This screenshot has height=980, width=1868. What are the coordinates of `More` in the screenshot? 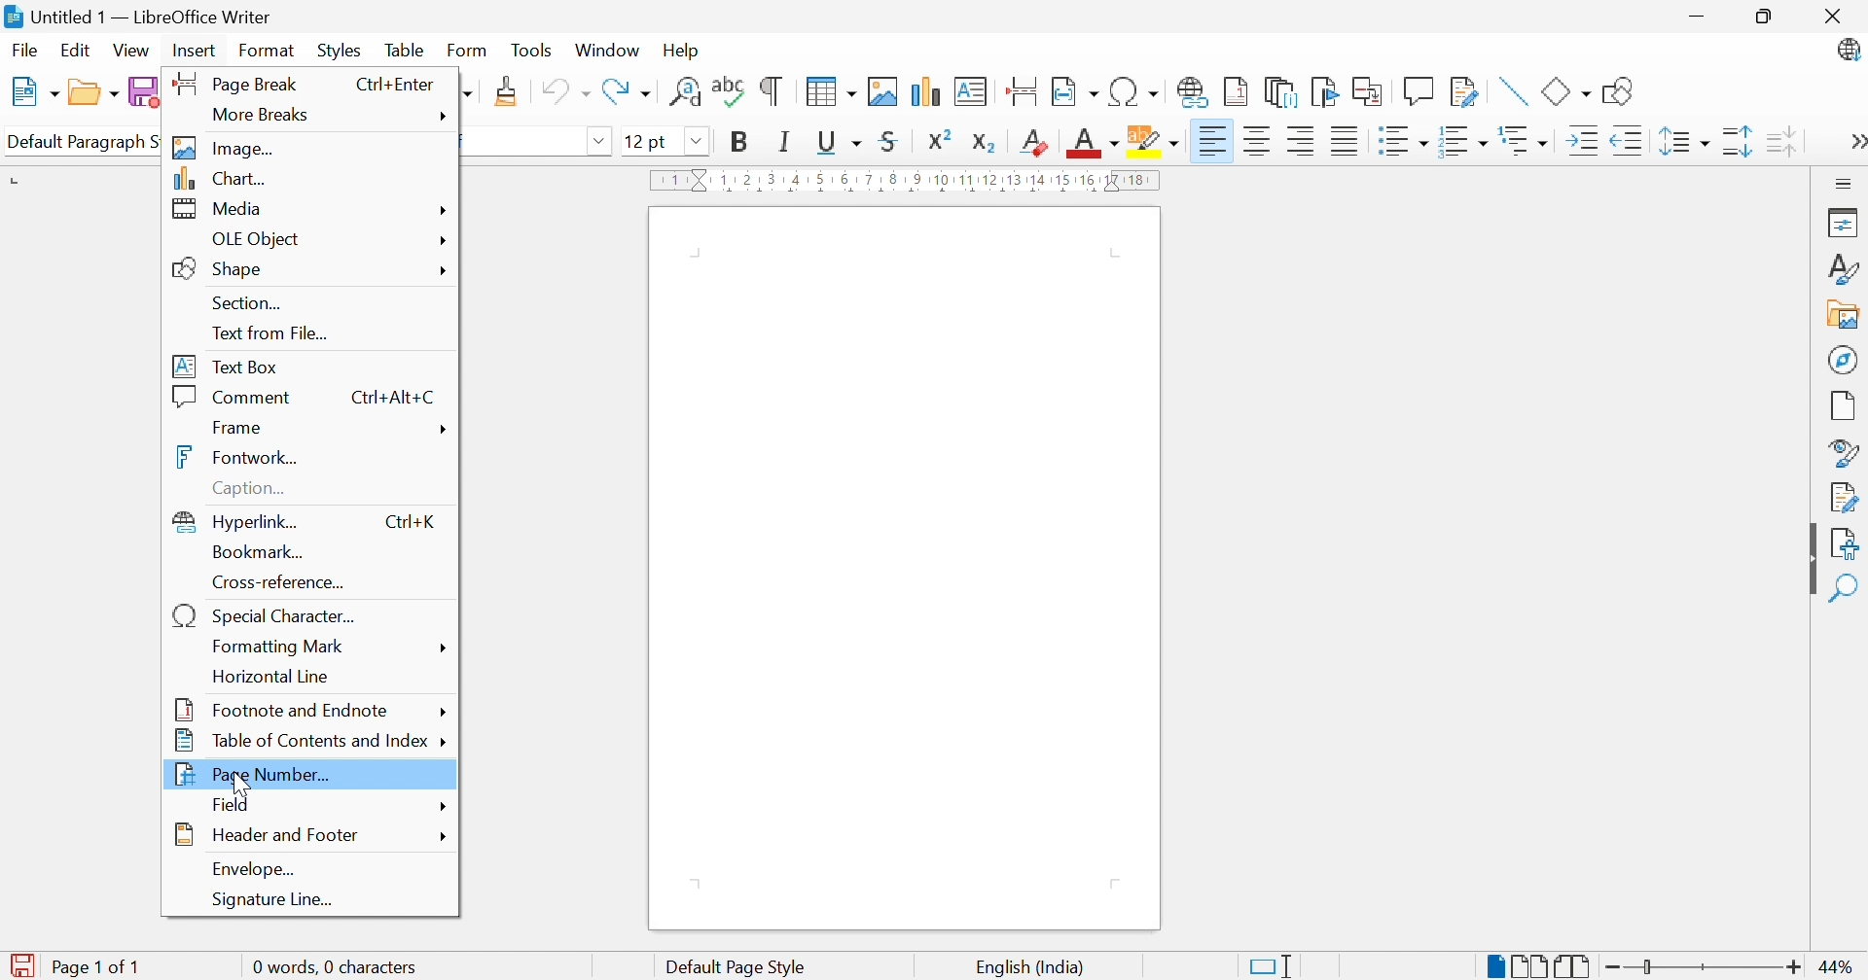 It's located at (449, 209).